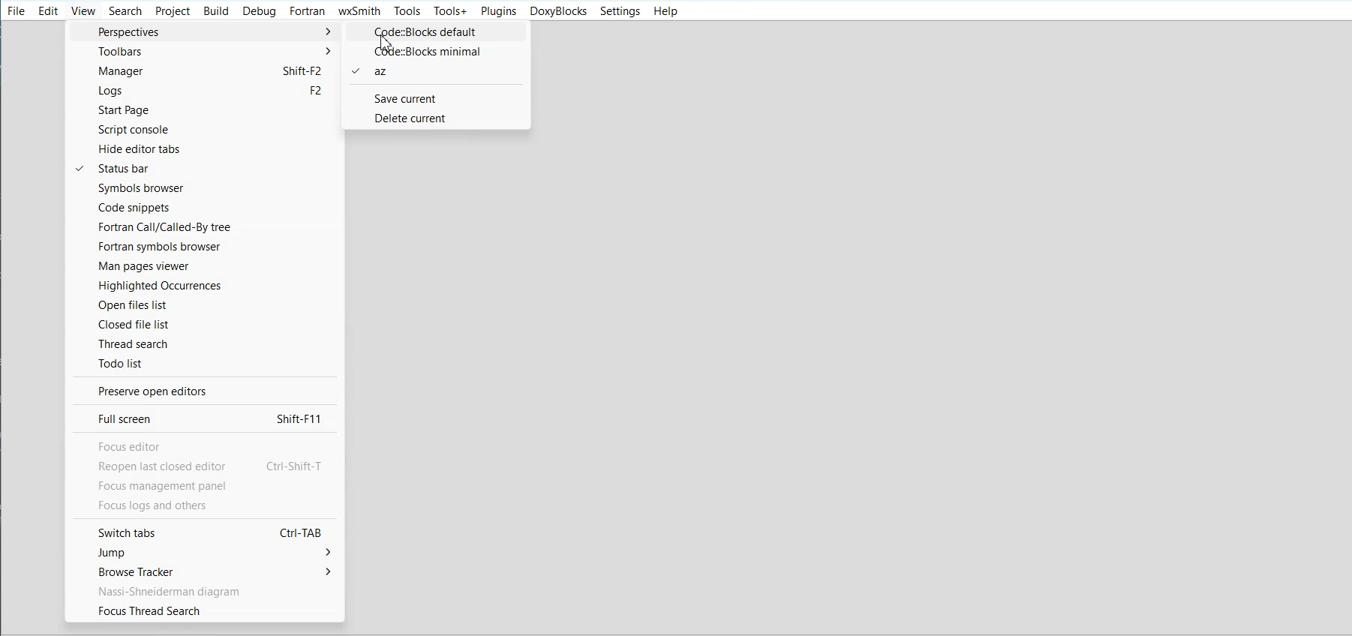 The image size is (1352, 636). What do you see at coordinates (206, 110) in the screenshot?
I see `Start Page` at bounding box center [206, 110].